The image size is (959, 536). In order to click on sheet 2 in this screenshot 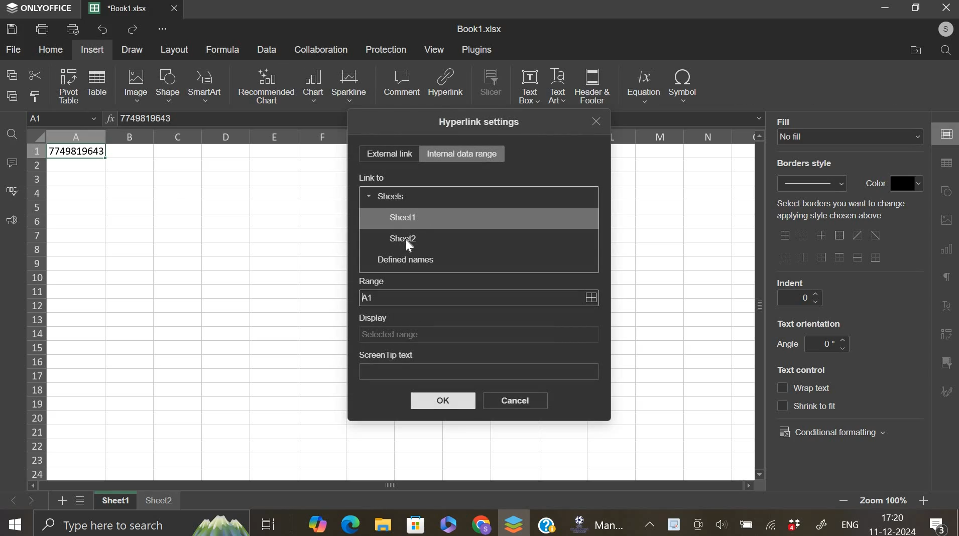, I will do `click(402, 238)`.